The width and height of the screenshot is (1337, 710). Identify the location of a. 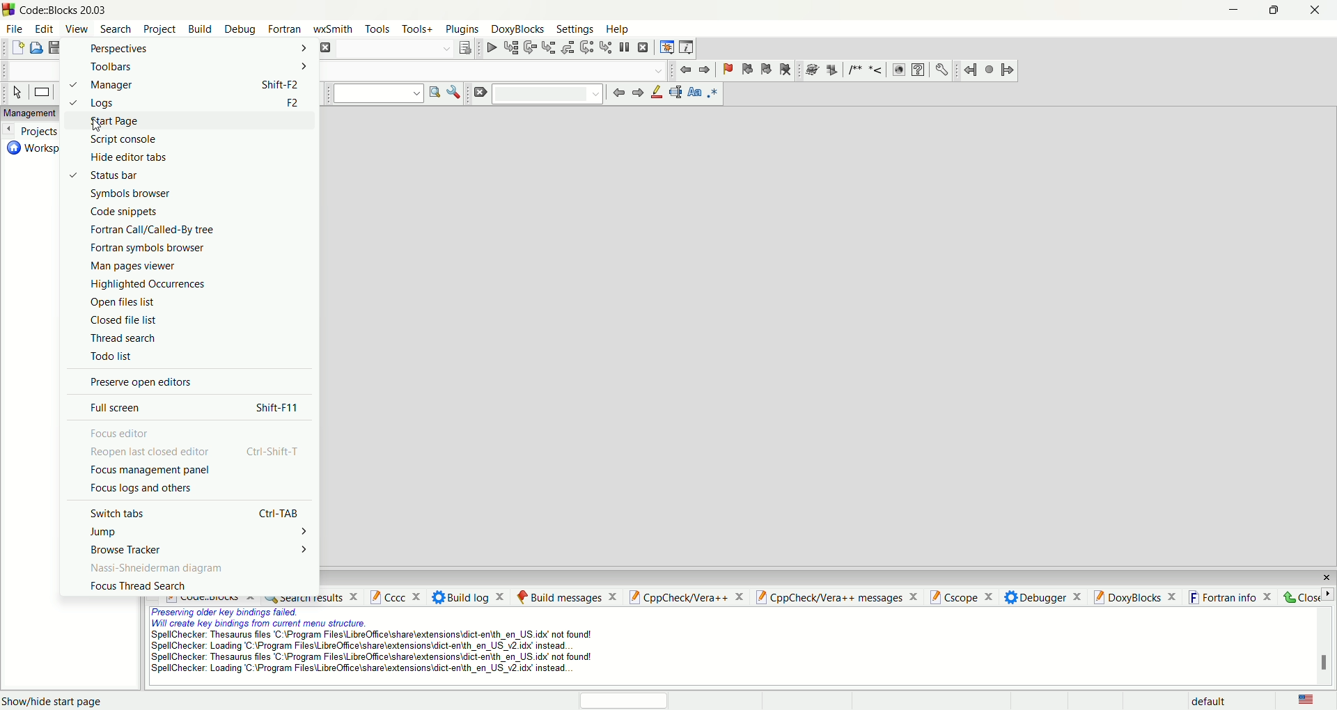
(325, 48).